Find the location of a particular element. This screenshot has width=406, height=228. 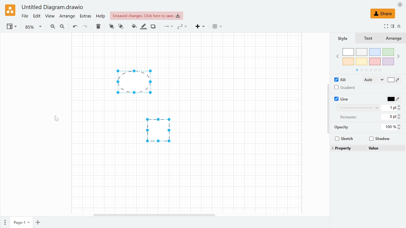

Gradient is located at coordinates (347, 88).